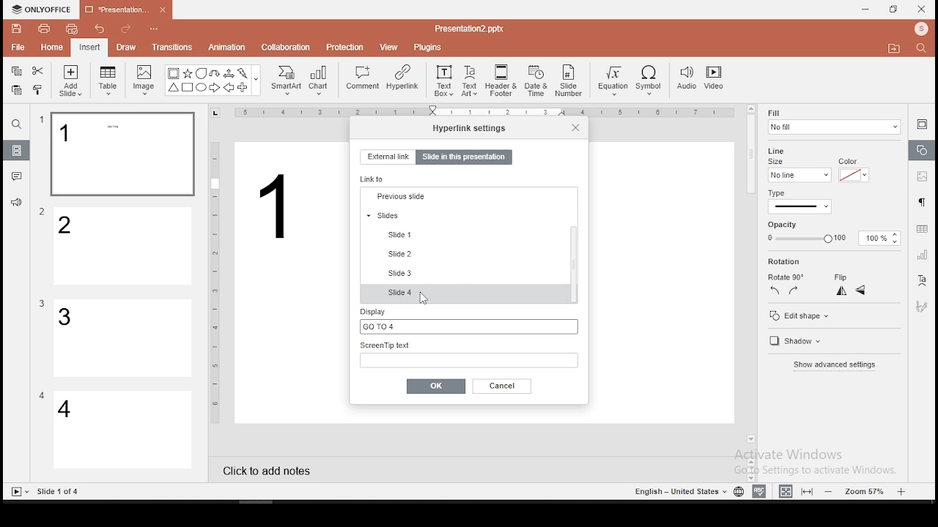 The image size is (938, 527). What do you see at coordinates (920, 229) in the screenshot?
I see `table settings` at bounding box center [920, 229].